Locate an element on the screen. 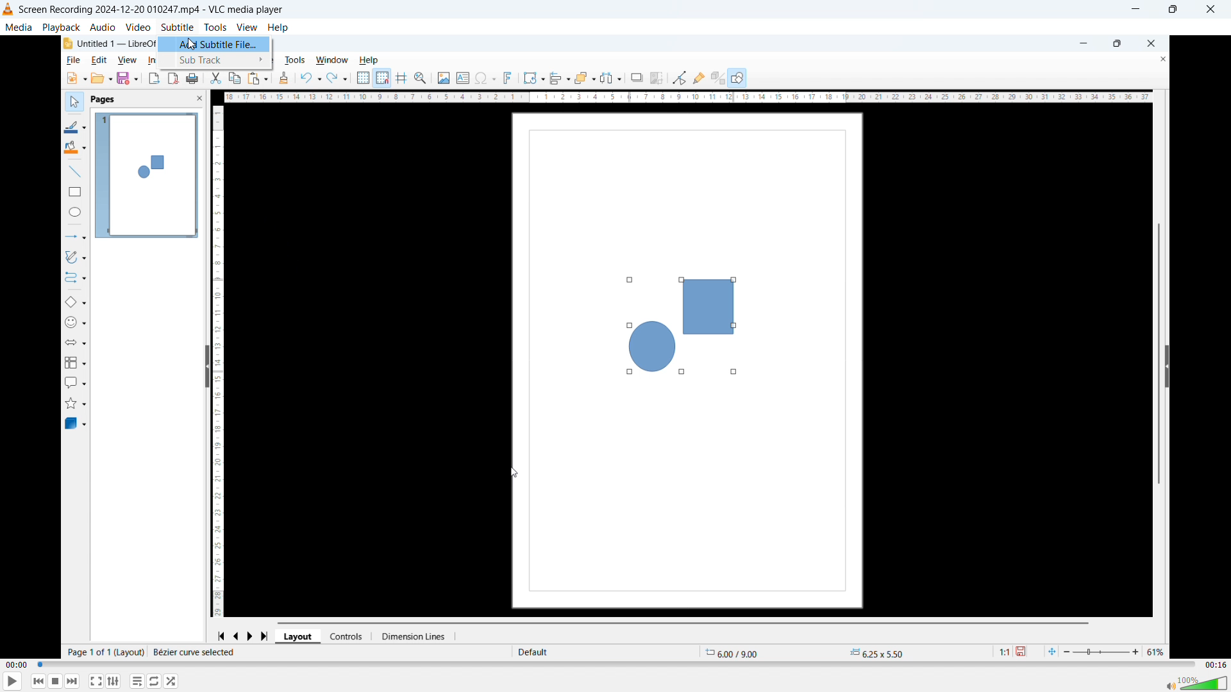 The height and width of the screenshot is (692, 1231). cursor position-6.00/9.00 is located at coordinates (737, 651).